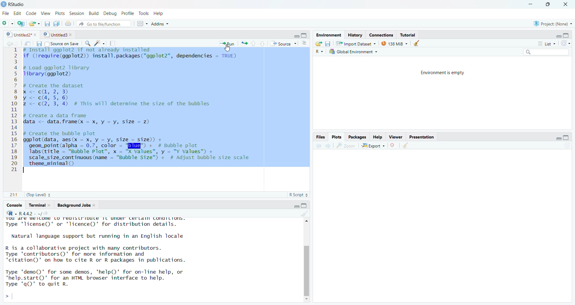  Describe the element at coordinates (111, 13) in the screenshot. I see `Debug` at that location.